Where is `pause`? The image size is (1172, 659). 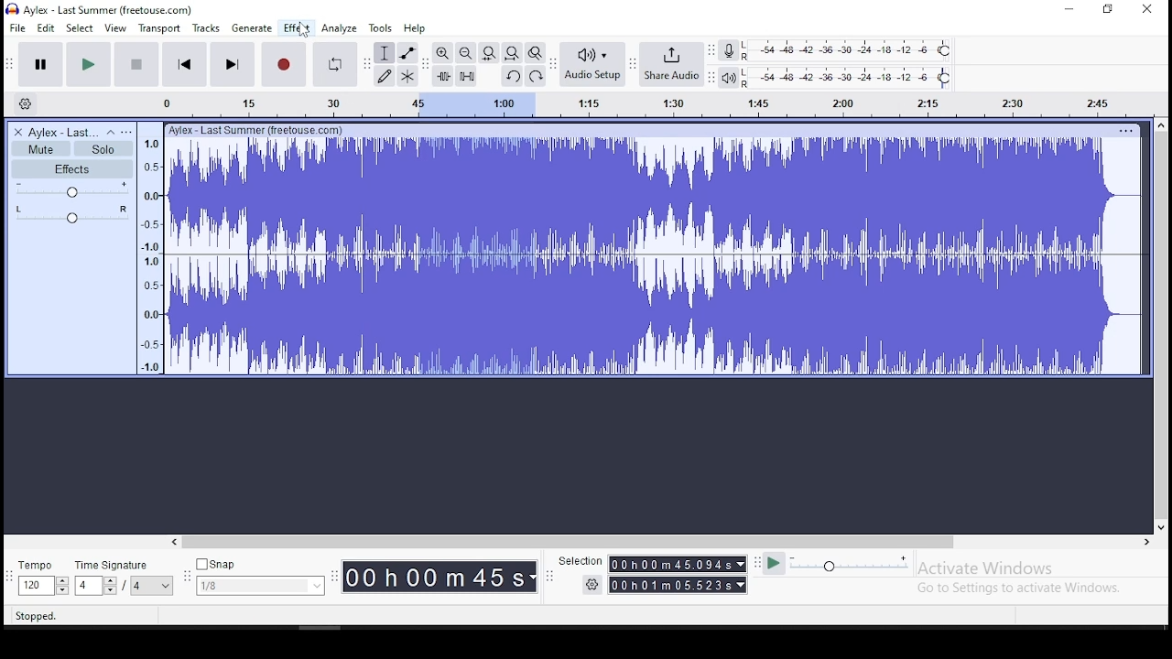 pause is located at coordinates (38, 64).